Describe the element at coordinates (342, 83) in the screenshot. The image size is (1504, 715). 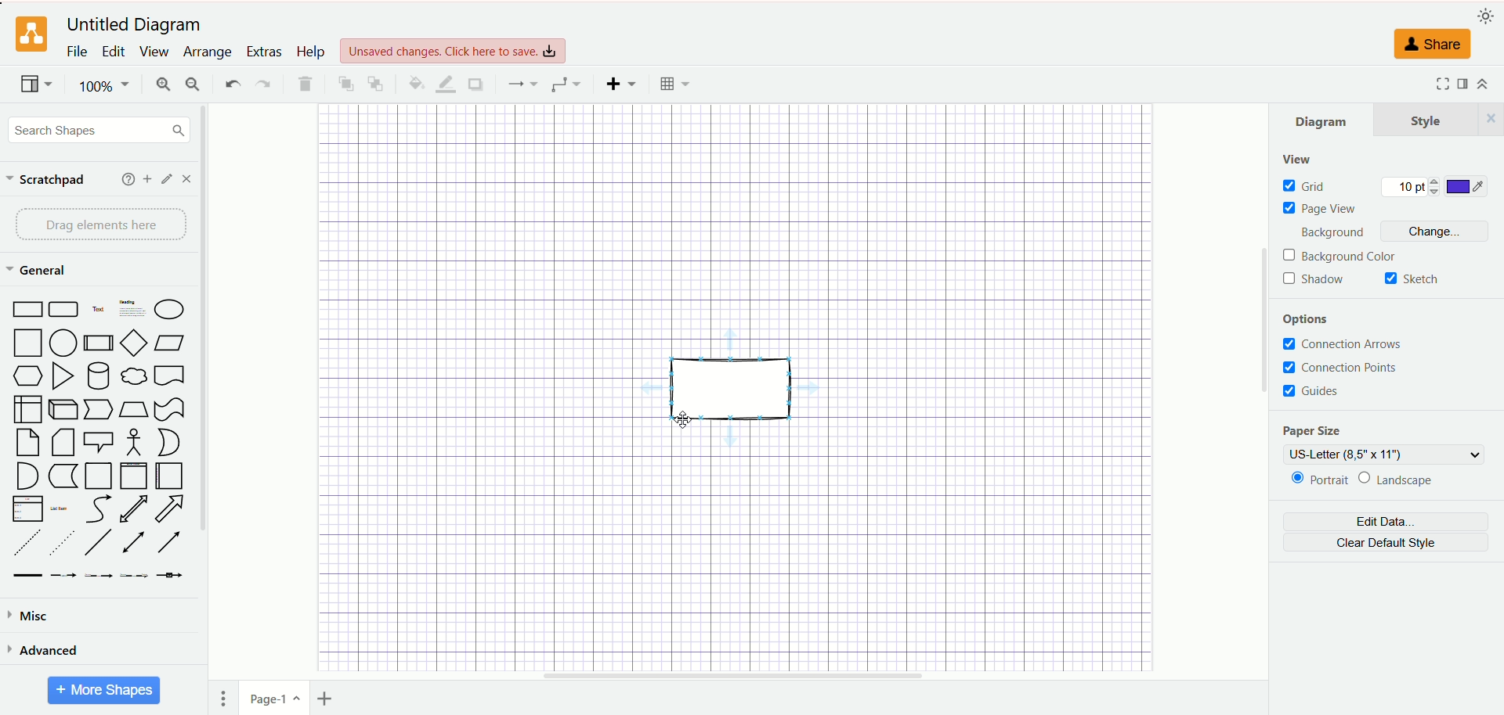
I see `to front` at that location.